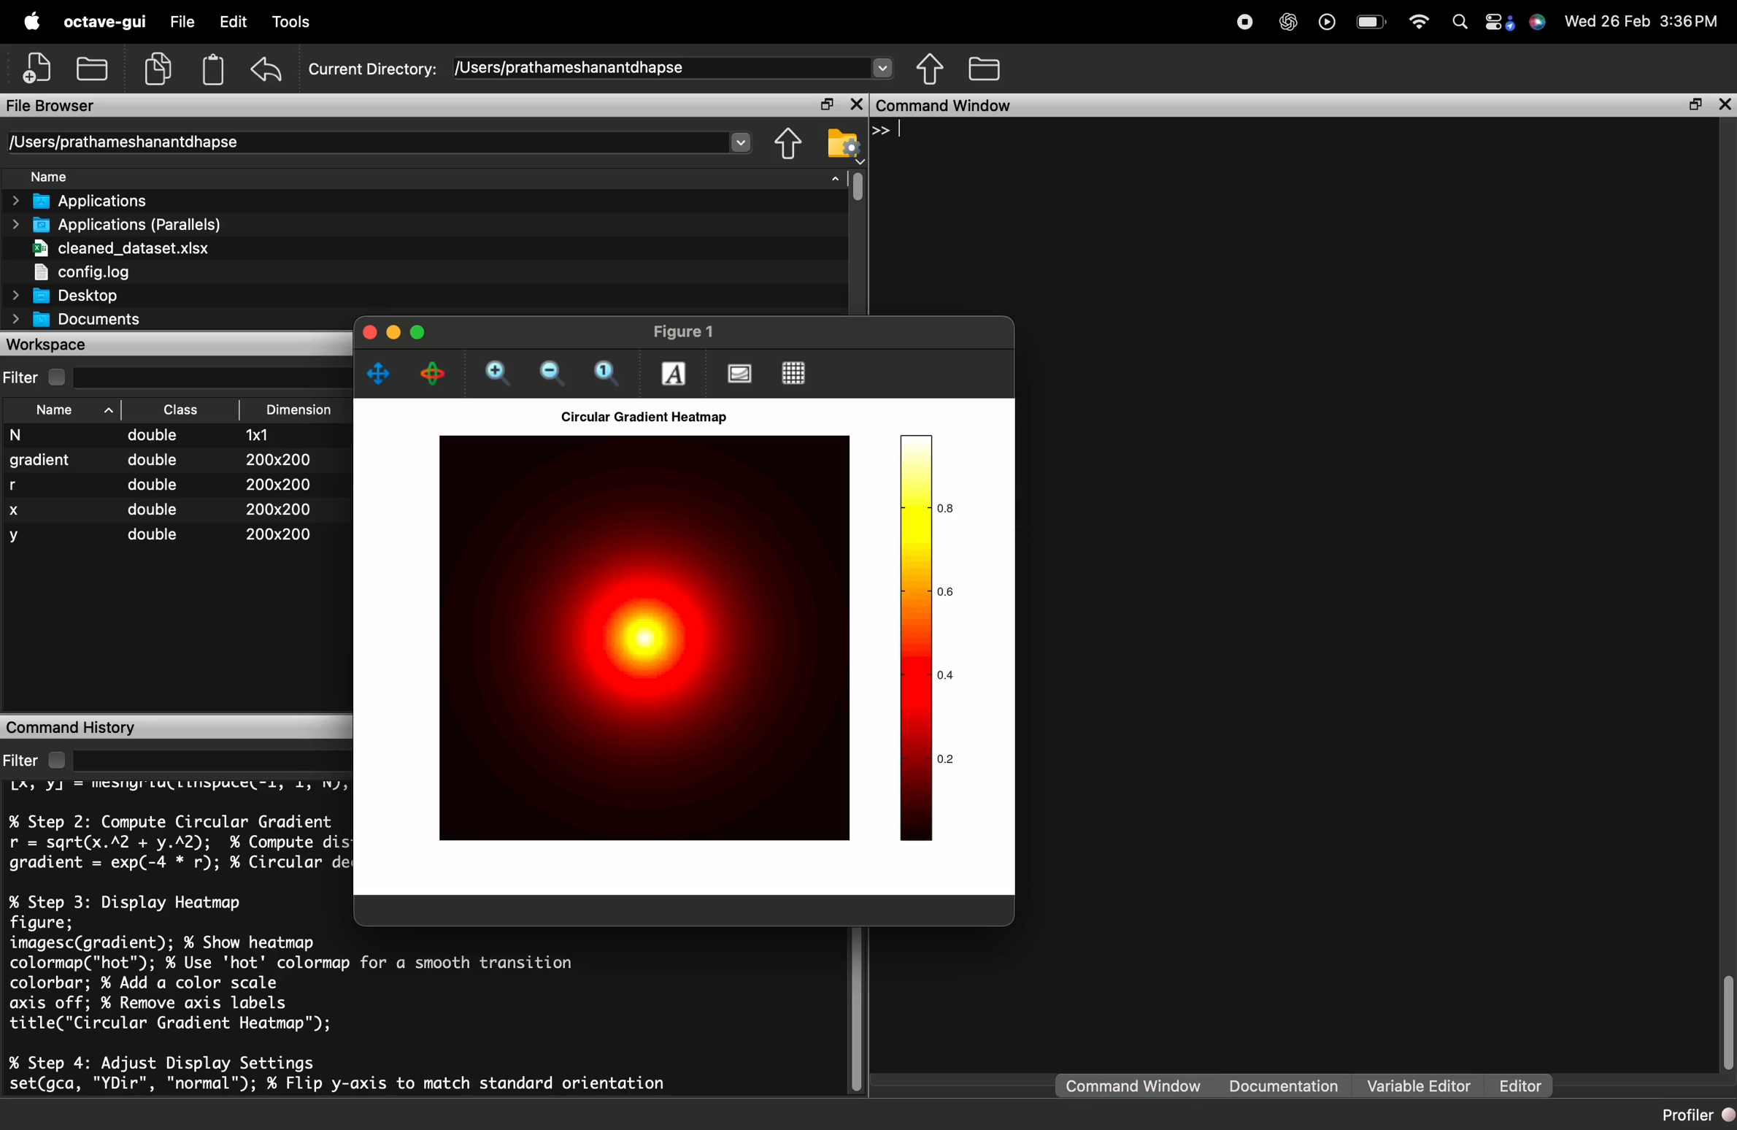  What do you see at coordinates (208, 759) in the screenshot?
I see `search here` at bounding box center [208, 759].